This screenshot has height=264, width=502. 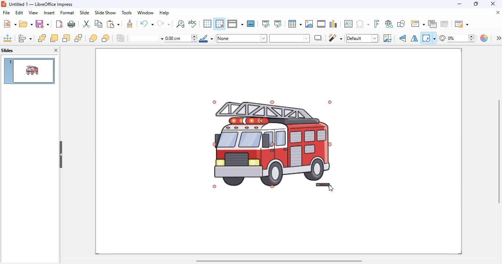 What do you see at coordinates (49, 13) in the screenshot?
I see `insert` at bounding box center [49, 13].